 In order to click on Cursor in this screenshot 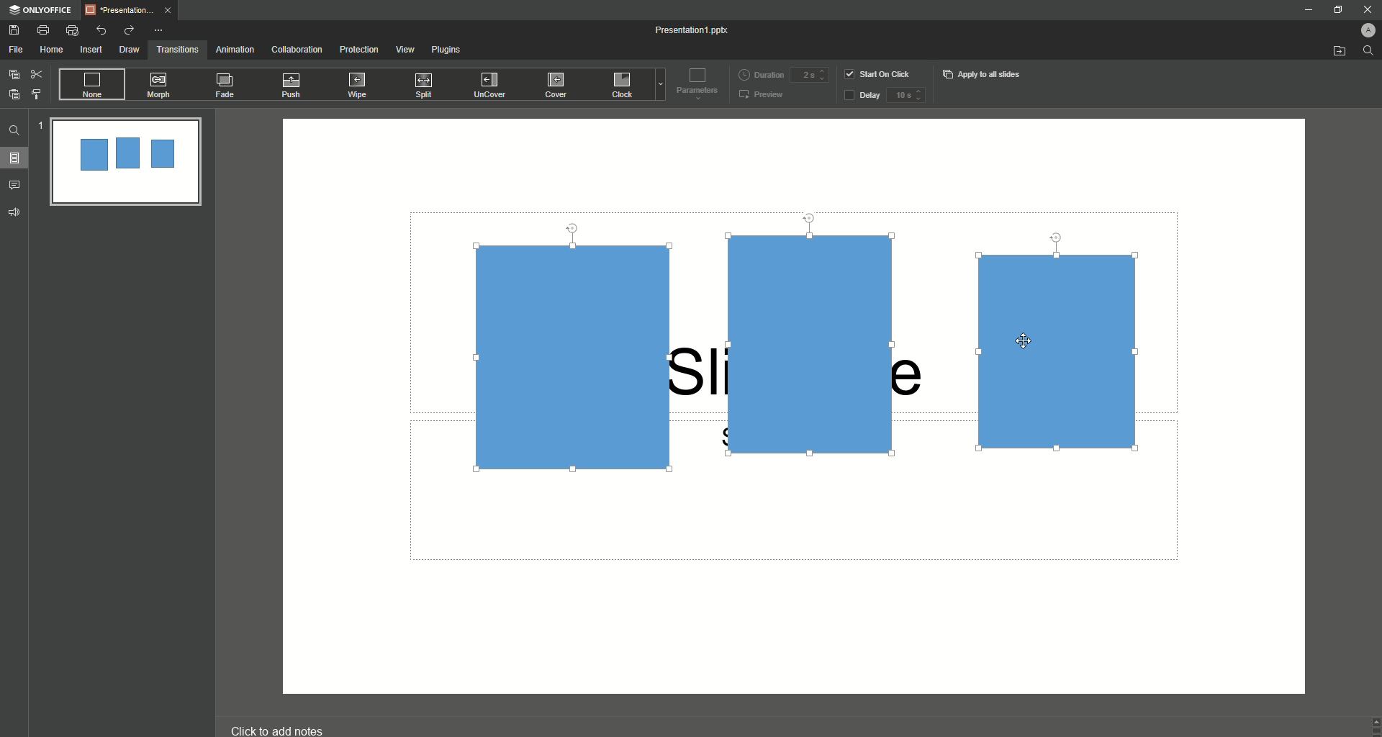, I will do `click(1026, 341)`.